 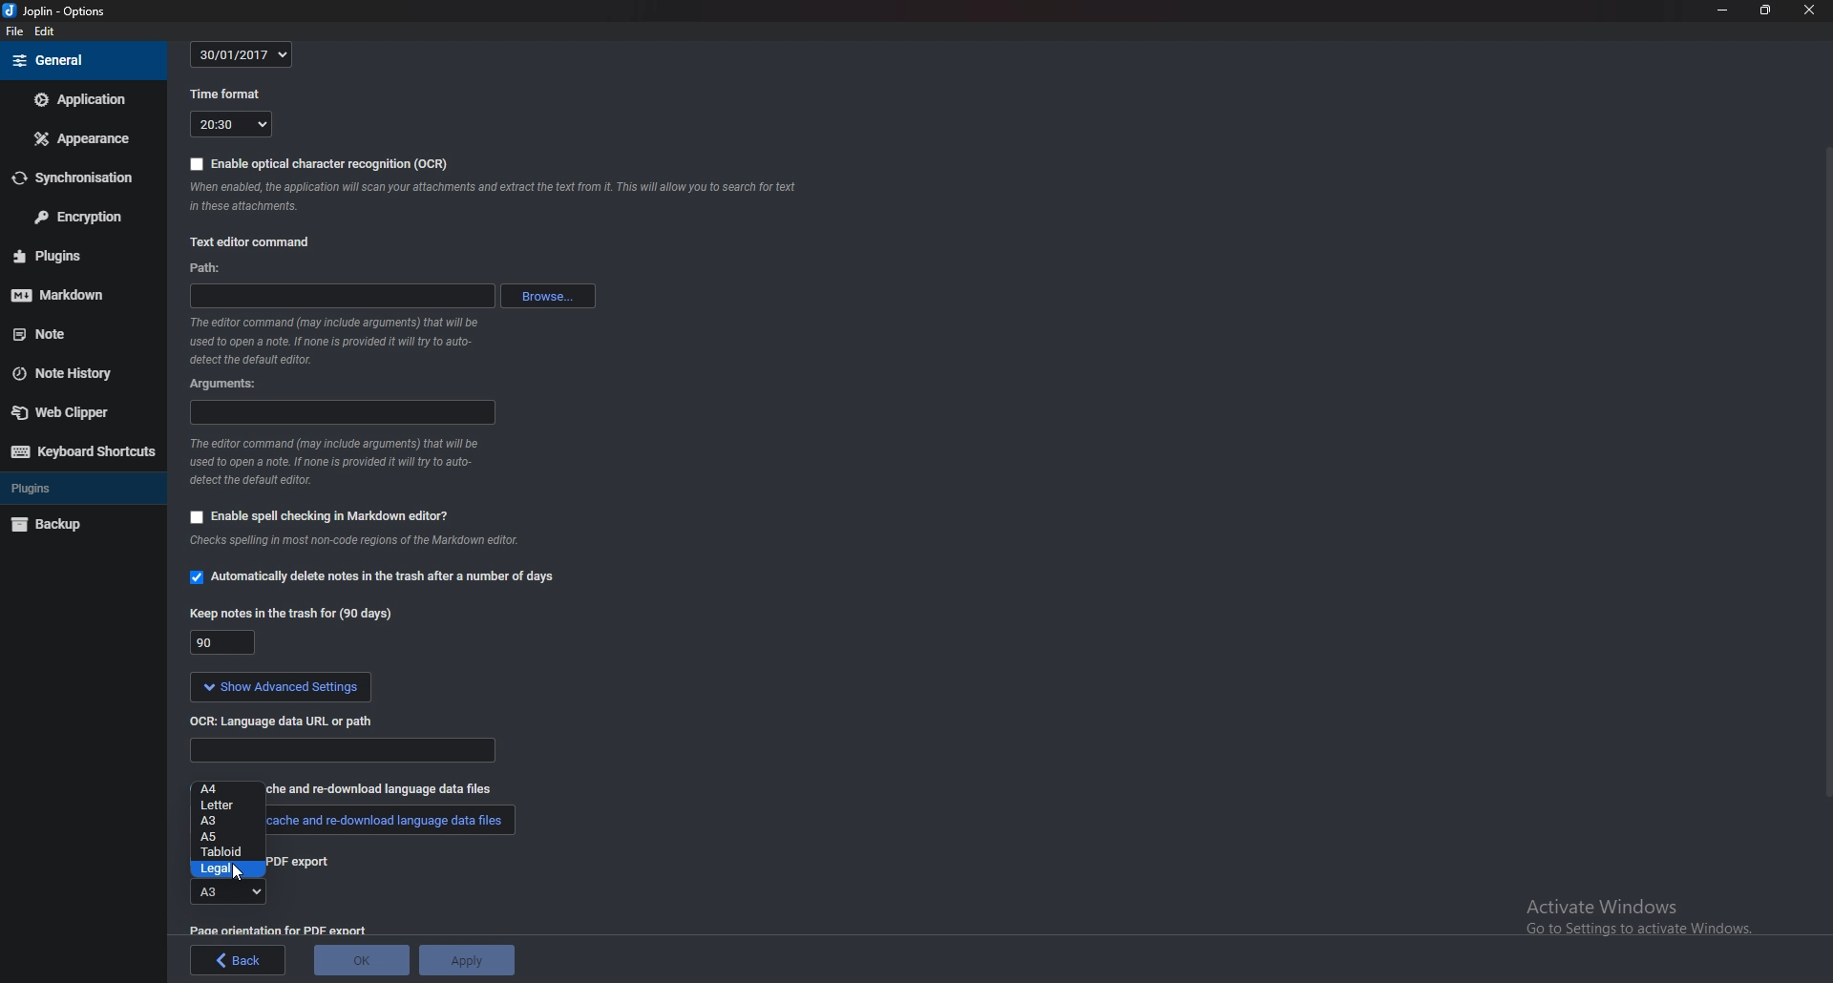 What do you see at coordinates (322, 518) in the screenshot?
I see `Enable spell checking` at bounding box center [322, 518].